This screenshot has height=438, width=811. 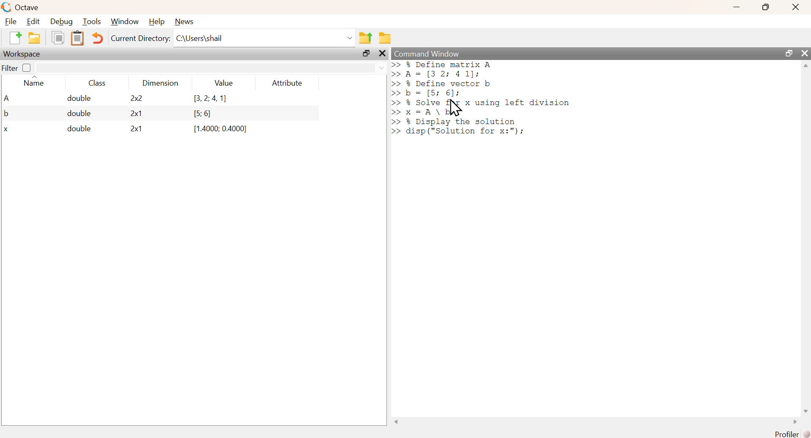 What do you see at coordinates (805, 53) in the screenshot?
I see `close` at bounding box center [805, 53].